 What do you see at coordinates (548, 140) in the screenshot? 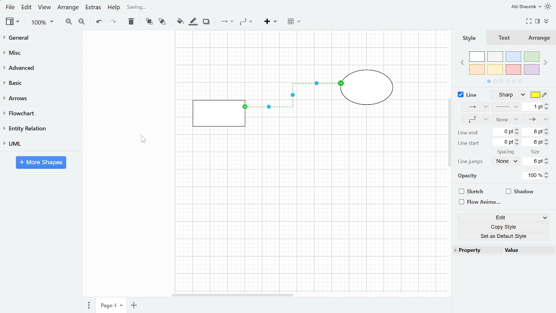
I see `Increase line start size` at bounding box center [548, 140].